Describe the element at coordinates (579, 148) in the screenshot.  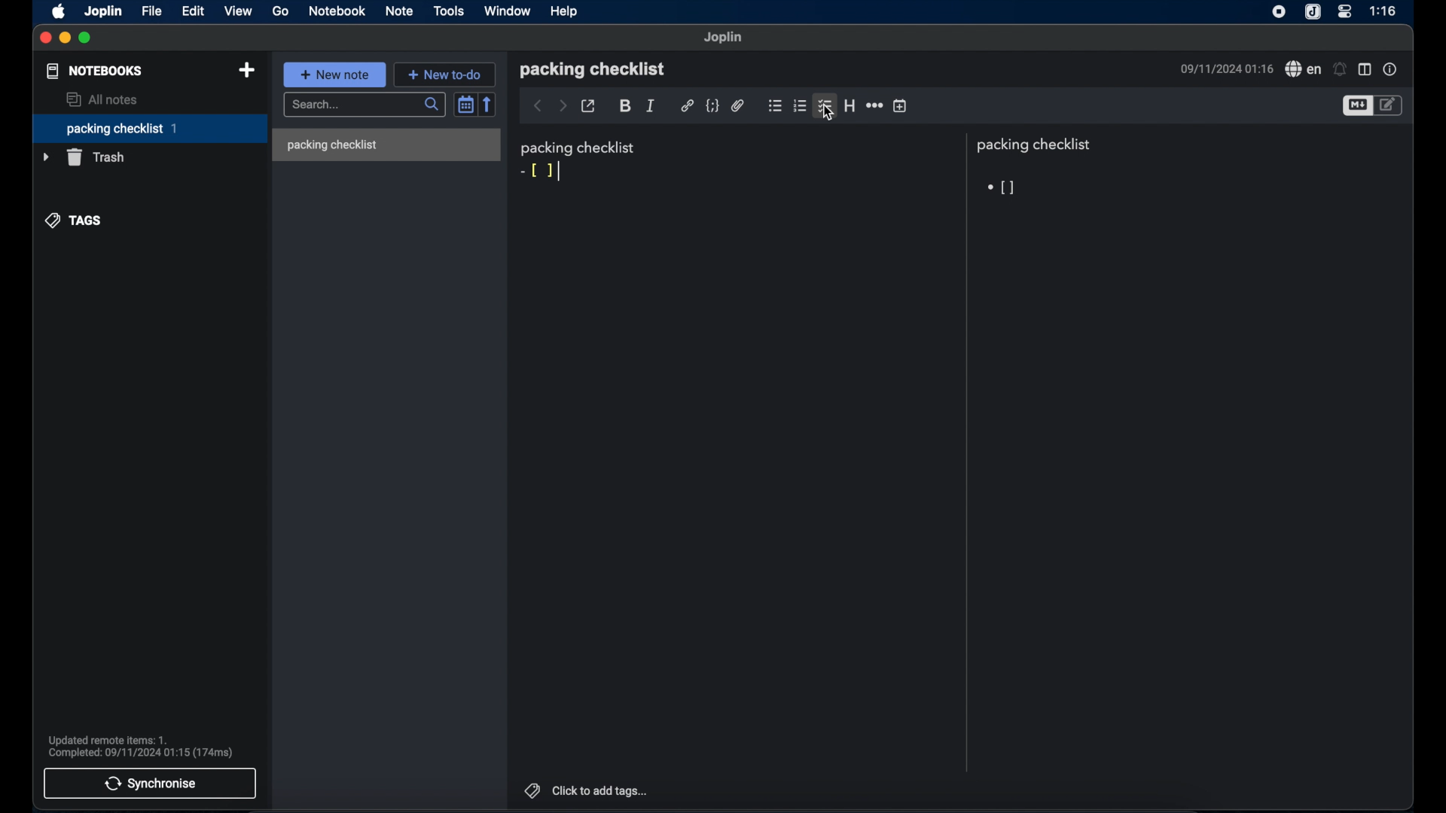
I see `packing checklist` at that location.